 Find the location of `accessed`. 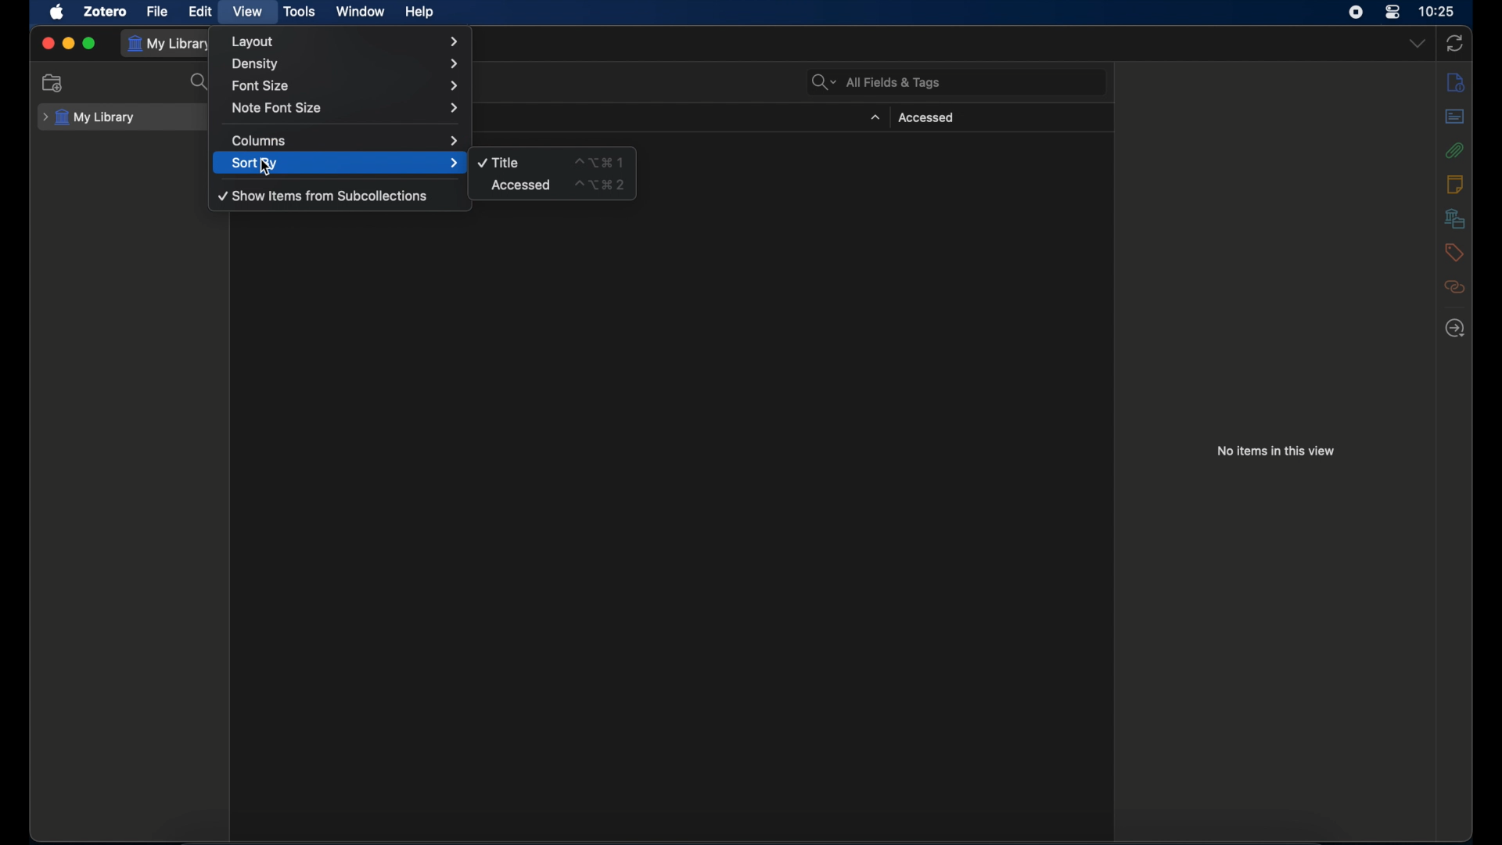

accessed is located at coordinates (522, 185).